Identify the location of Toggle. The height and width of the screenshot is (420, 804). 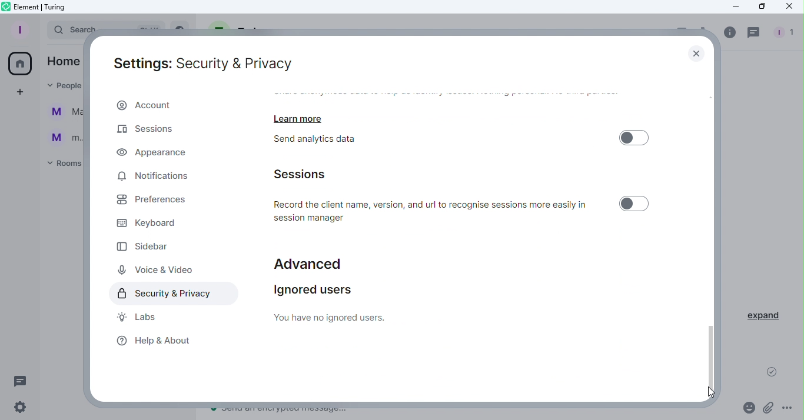
(635, 136).